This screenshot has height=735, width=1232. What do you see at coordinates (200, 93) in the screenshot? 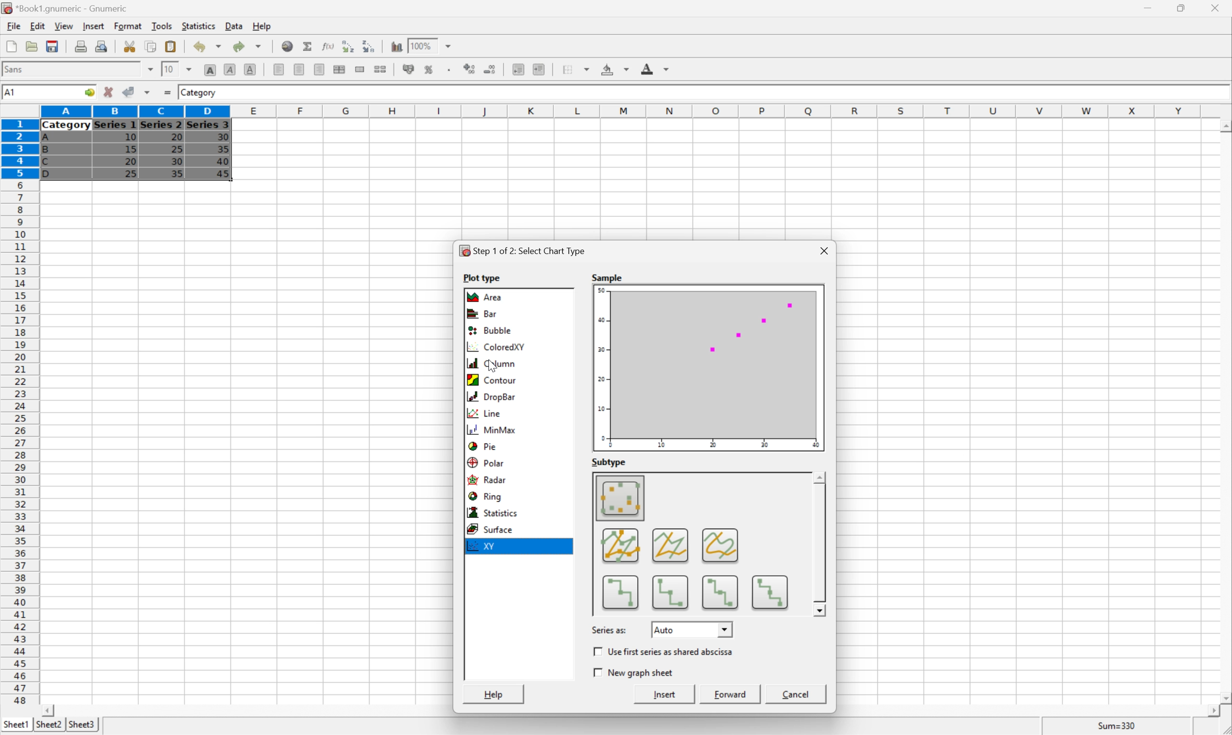
I see `Category` at bounding box center [200, 93].